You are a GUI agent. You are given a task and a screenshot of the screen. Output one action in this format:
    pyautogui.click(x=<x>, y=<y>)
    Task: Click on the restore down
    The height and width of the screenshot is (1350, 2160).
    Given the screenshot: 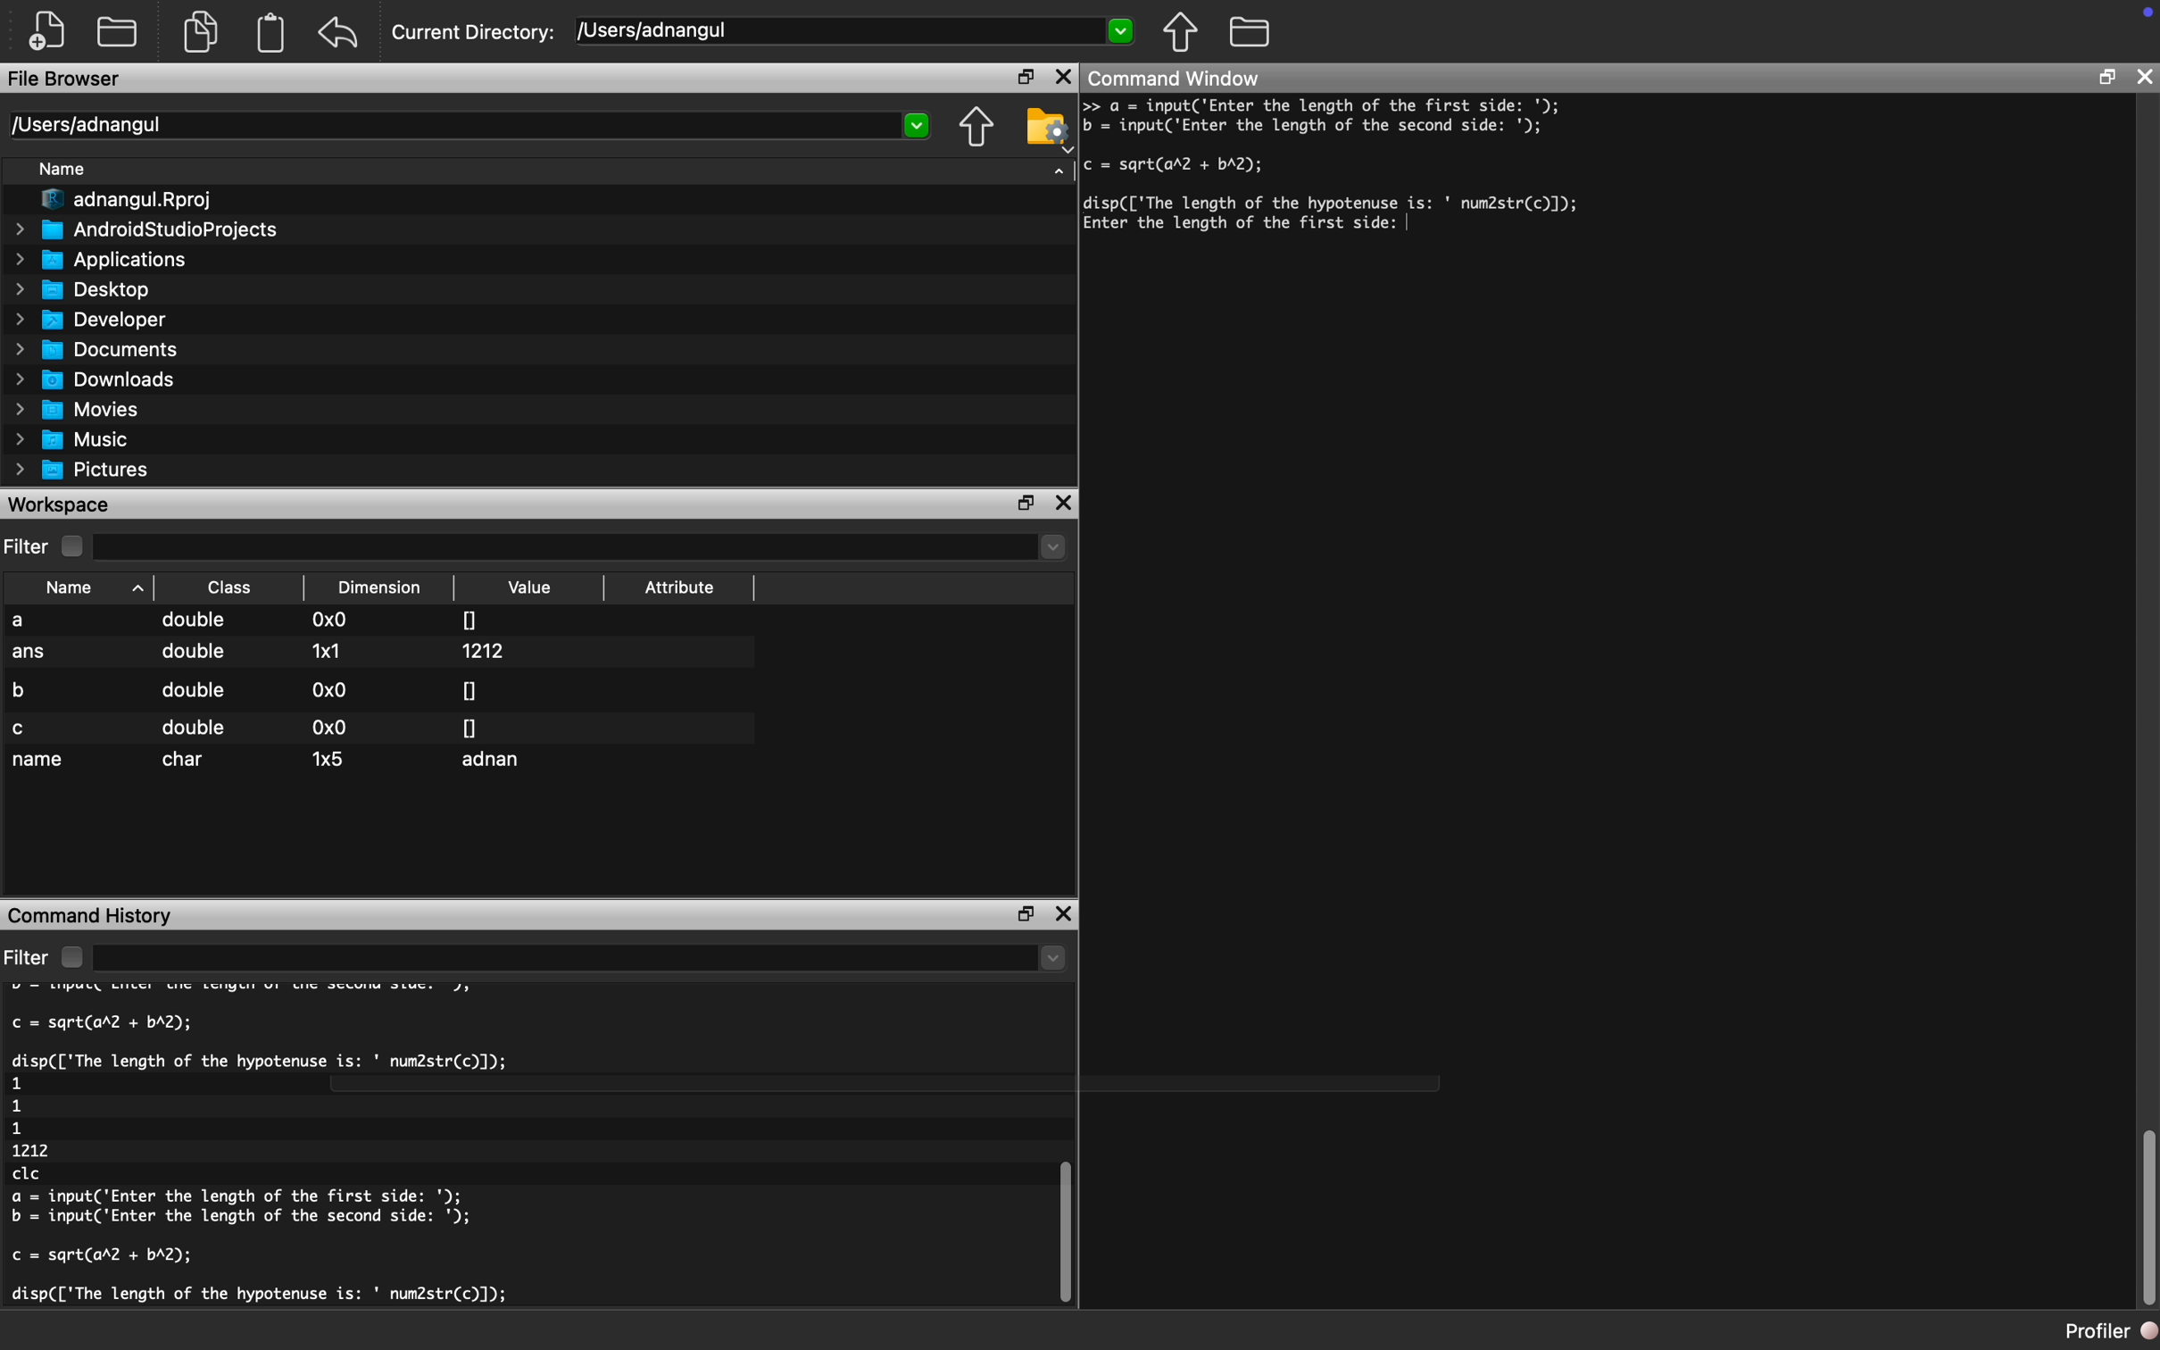 What is the action you would take?
    pyautogui.click(x=1020, y=913)
    